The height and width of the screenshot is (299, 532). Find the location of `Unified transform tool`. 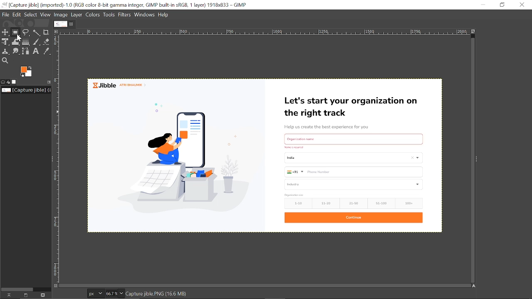

Unified transform tool is located at coordinates (5, 41).